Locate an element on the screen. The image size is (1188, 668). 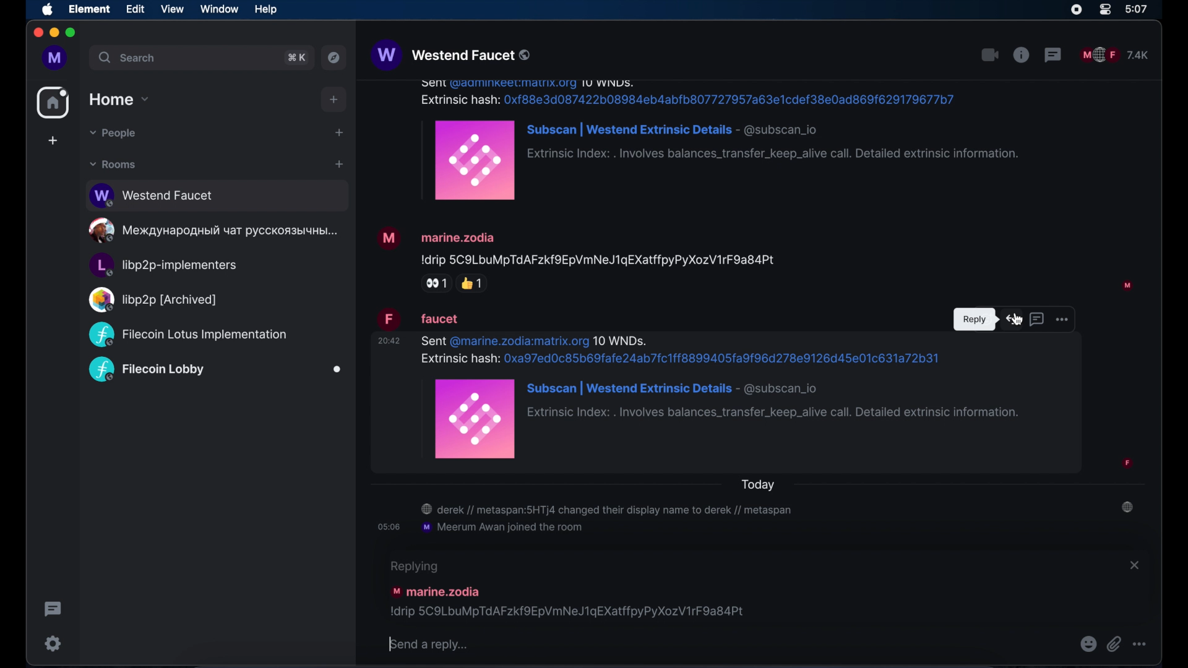
more options is located at coordinates (1140, 644).